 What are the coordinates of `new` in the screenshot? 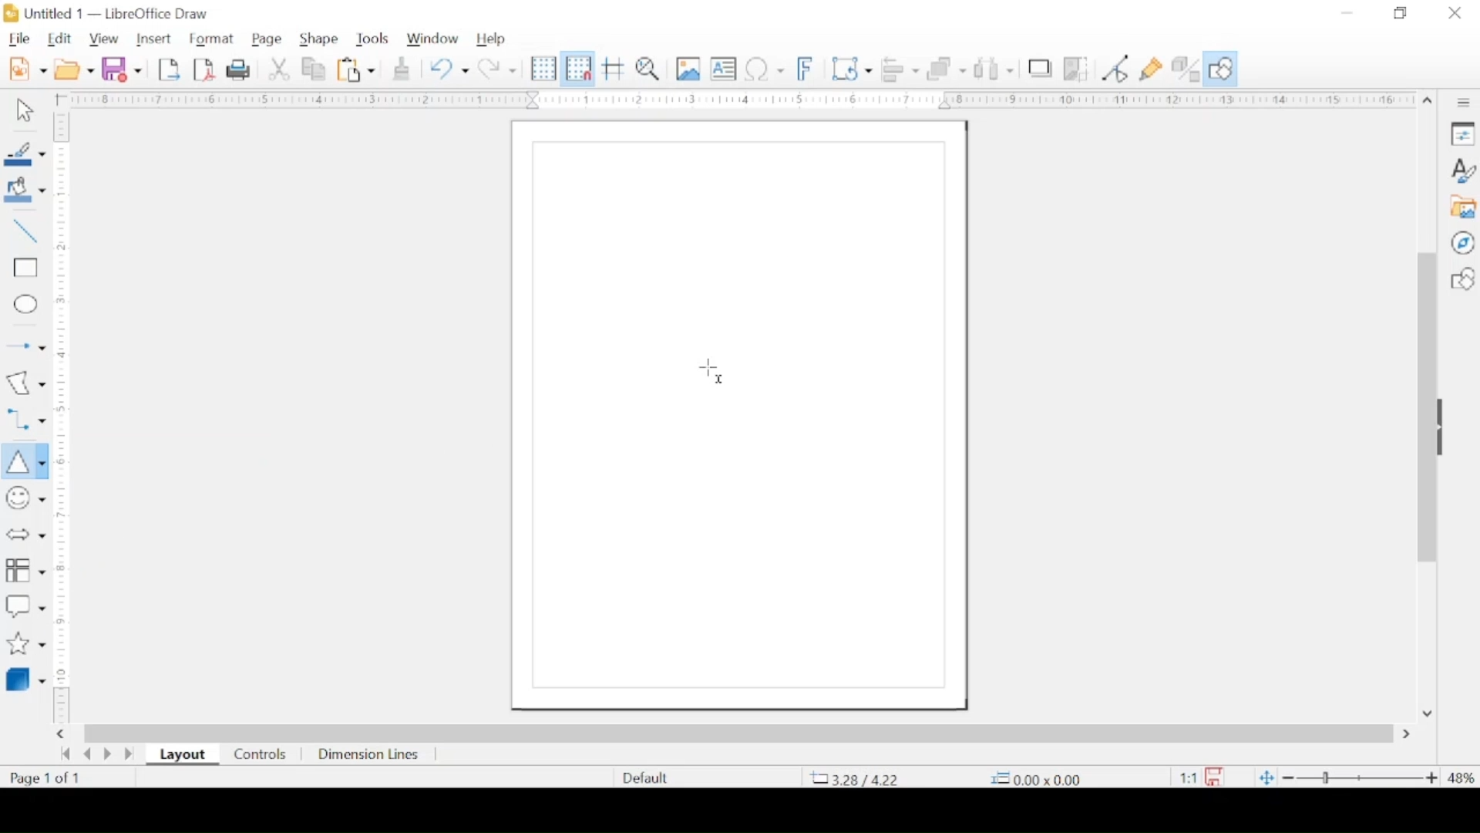 It's located at (29, 69).